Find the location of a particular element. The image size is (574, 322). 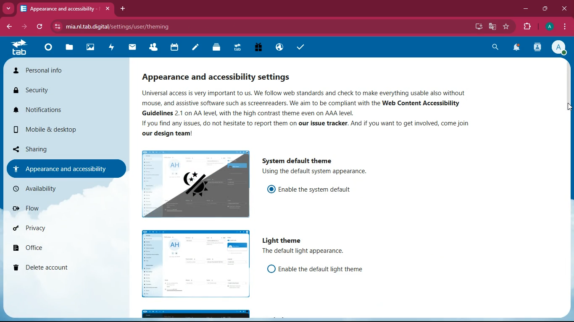

activity is located at coordinates (114, 46).